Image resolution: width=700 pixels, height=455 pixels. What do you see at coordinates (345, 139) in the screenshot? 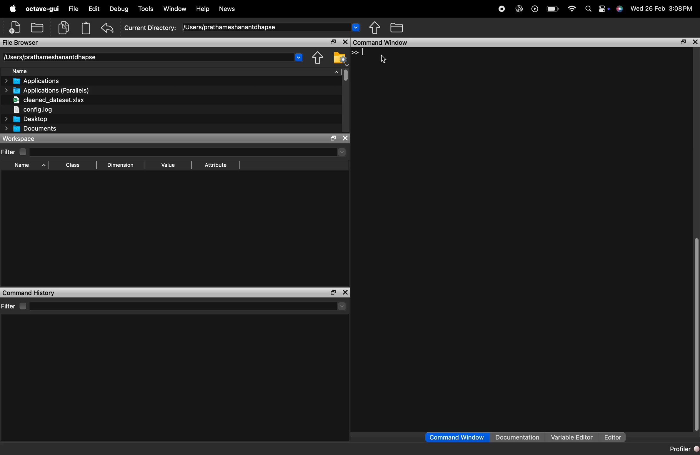
I see `close` at bounding box center [345, 139].